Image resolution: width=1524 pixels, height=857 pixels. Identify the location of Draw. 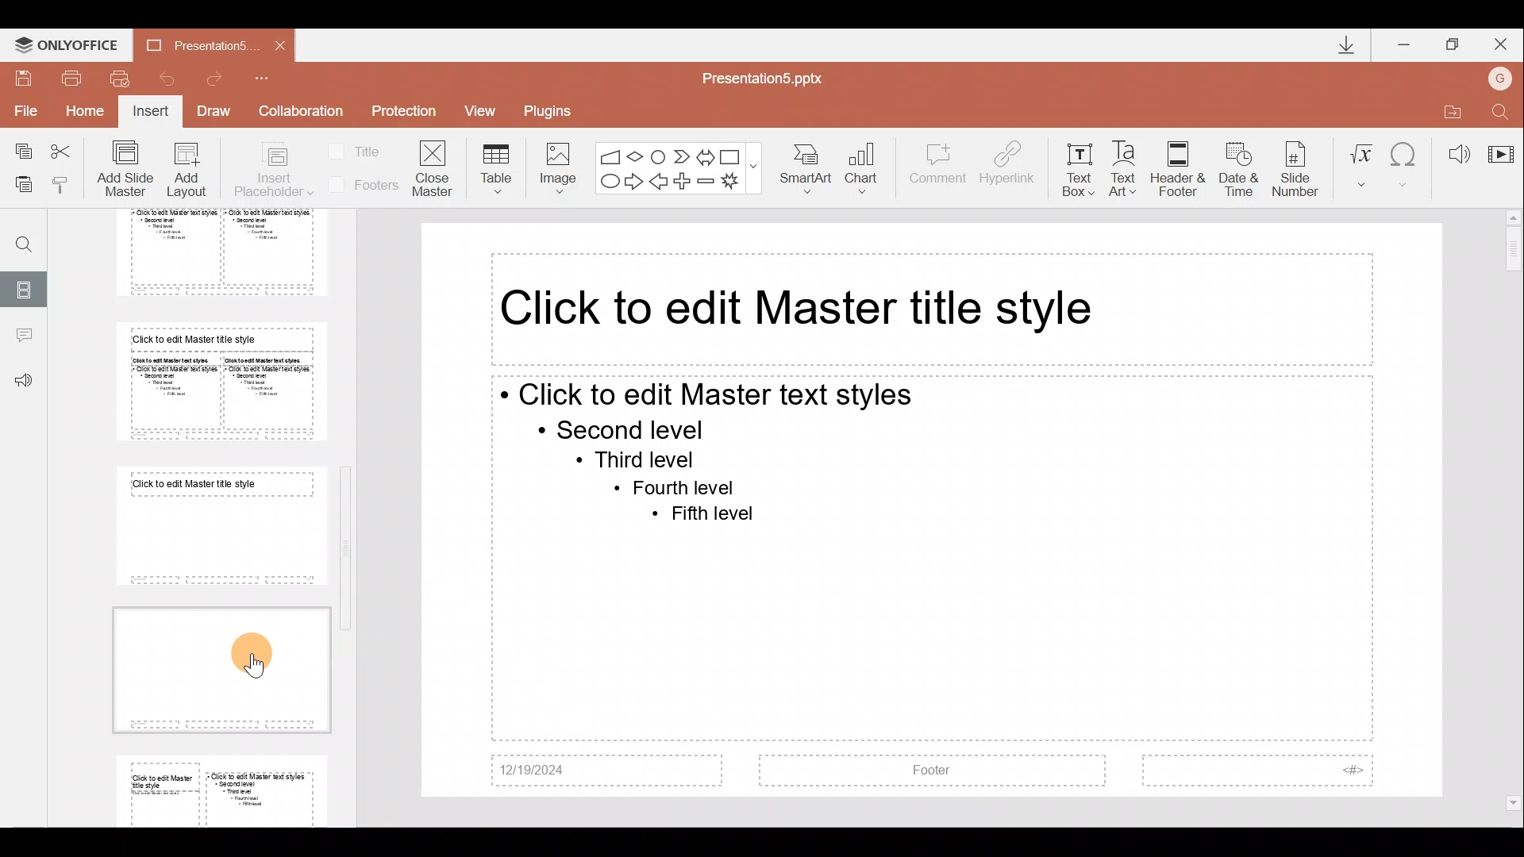
(219, 113).